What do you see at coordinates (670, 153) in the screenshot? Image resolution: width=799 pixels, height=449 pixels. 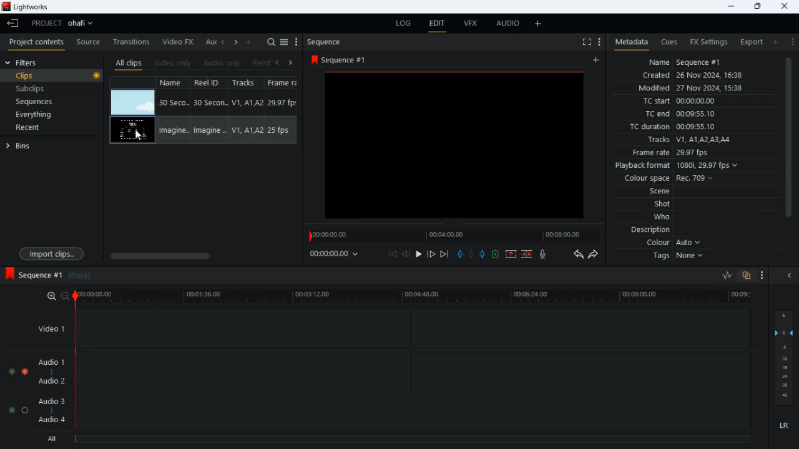 I see `frame rate` at bounding box center [670, 153].